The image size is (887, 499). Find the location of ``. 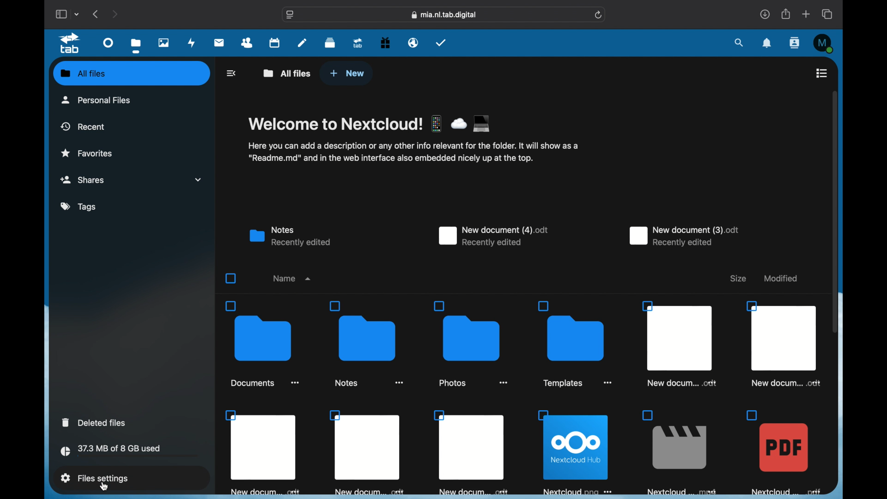

 is located at coordinates (370, 124).